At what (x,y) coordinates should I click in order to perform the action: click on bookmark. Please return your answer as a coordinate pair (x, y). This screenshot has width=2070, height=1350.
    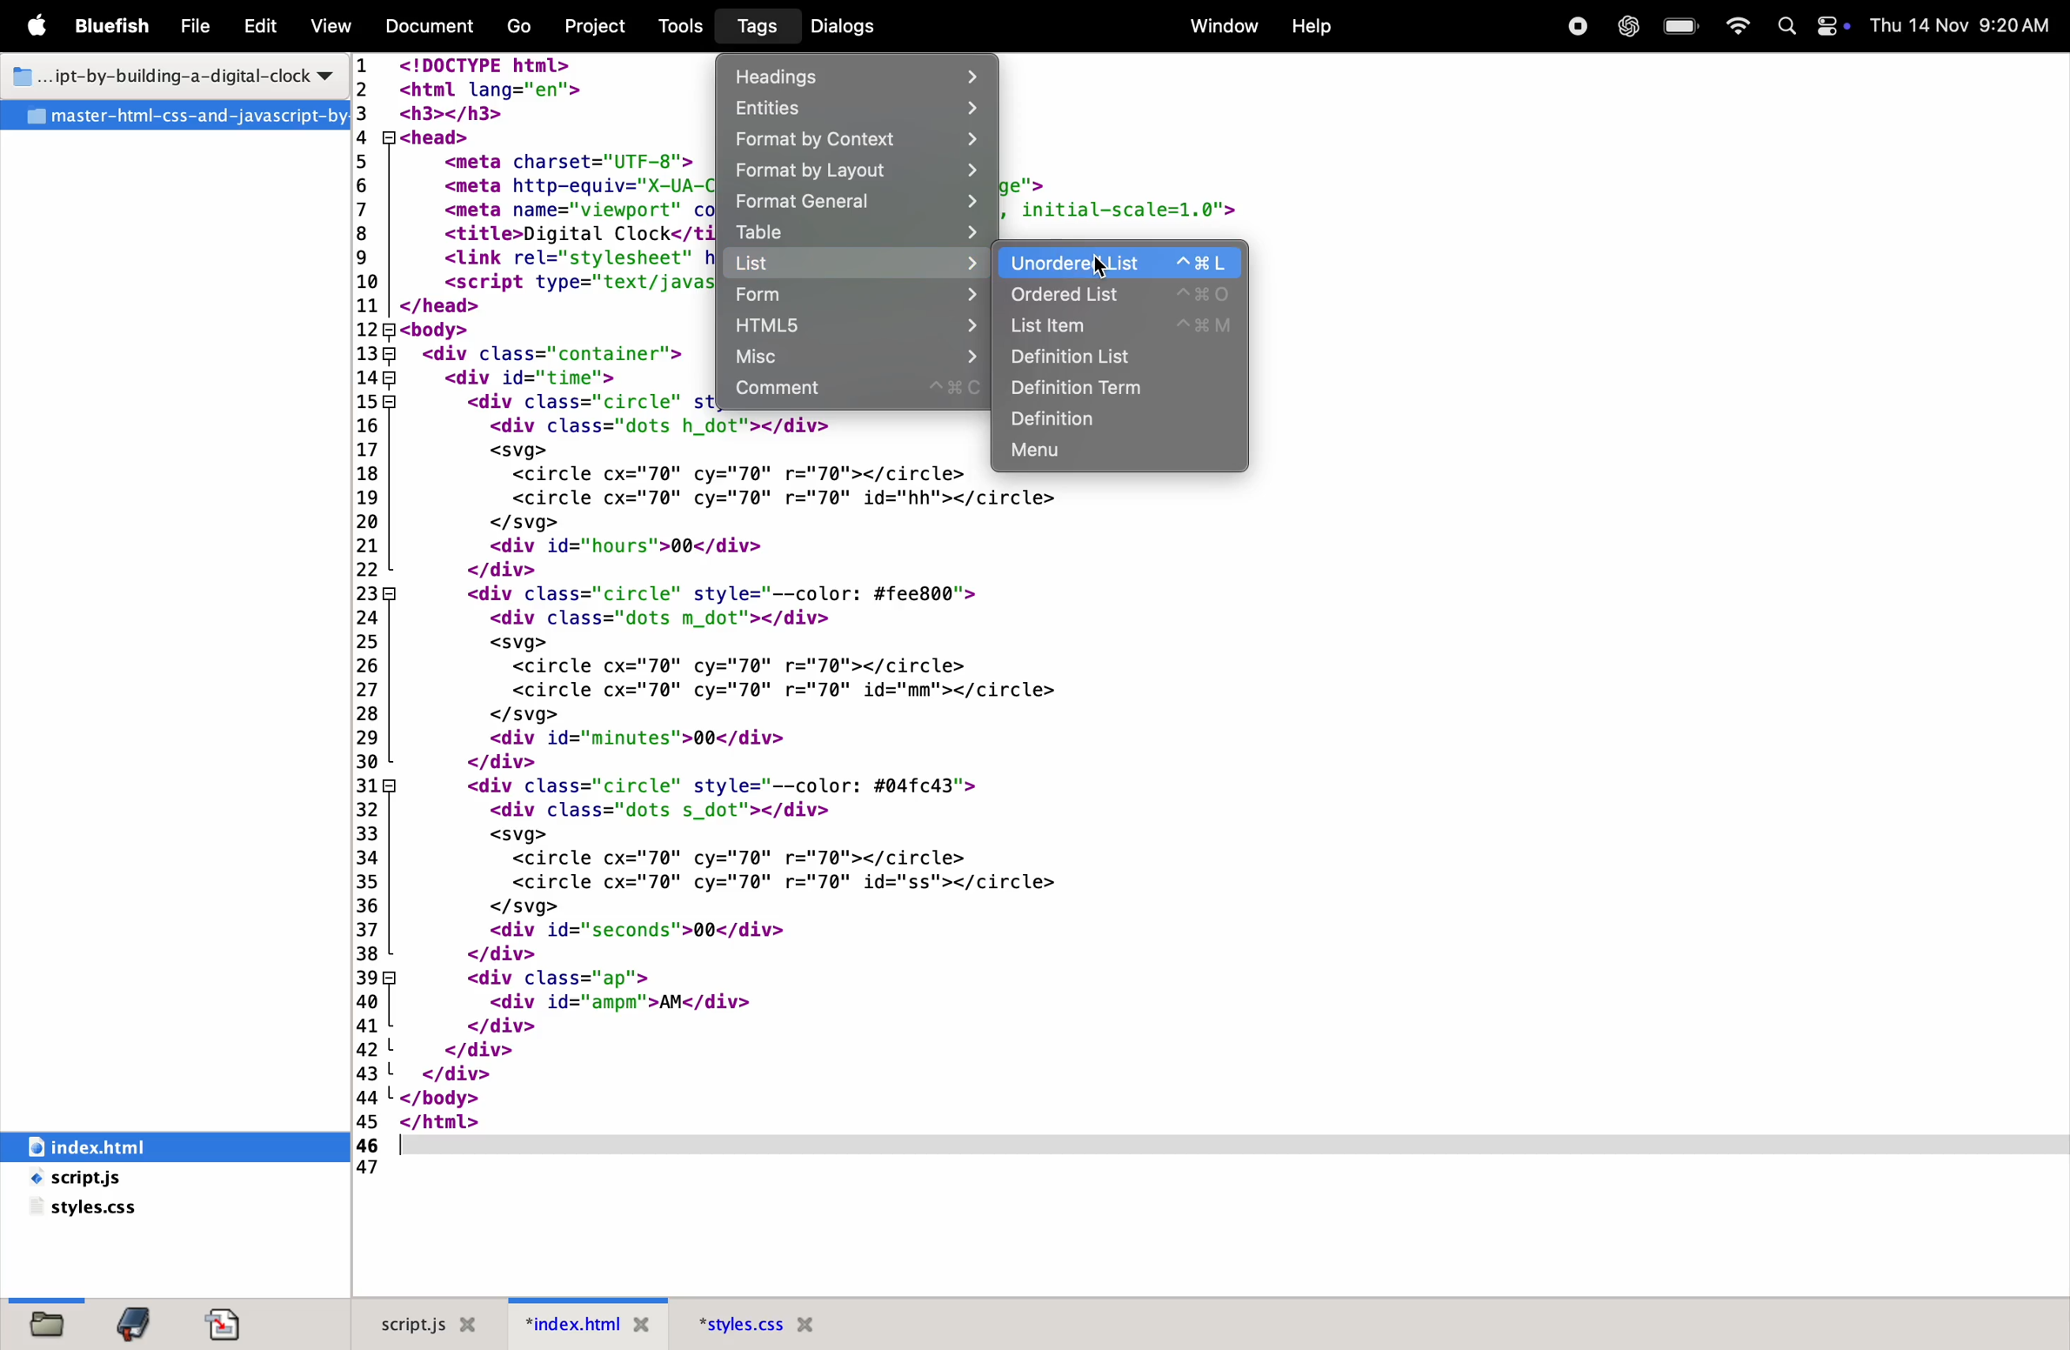
    Looking at the image, I should click on (136, 1325).